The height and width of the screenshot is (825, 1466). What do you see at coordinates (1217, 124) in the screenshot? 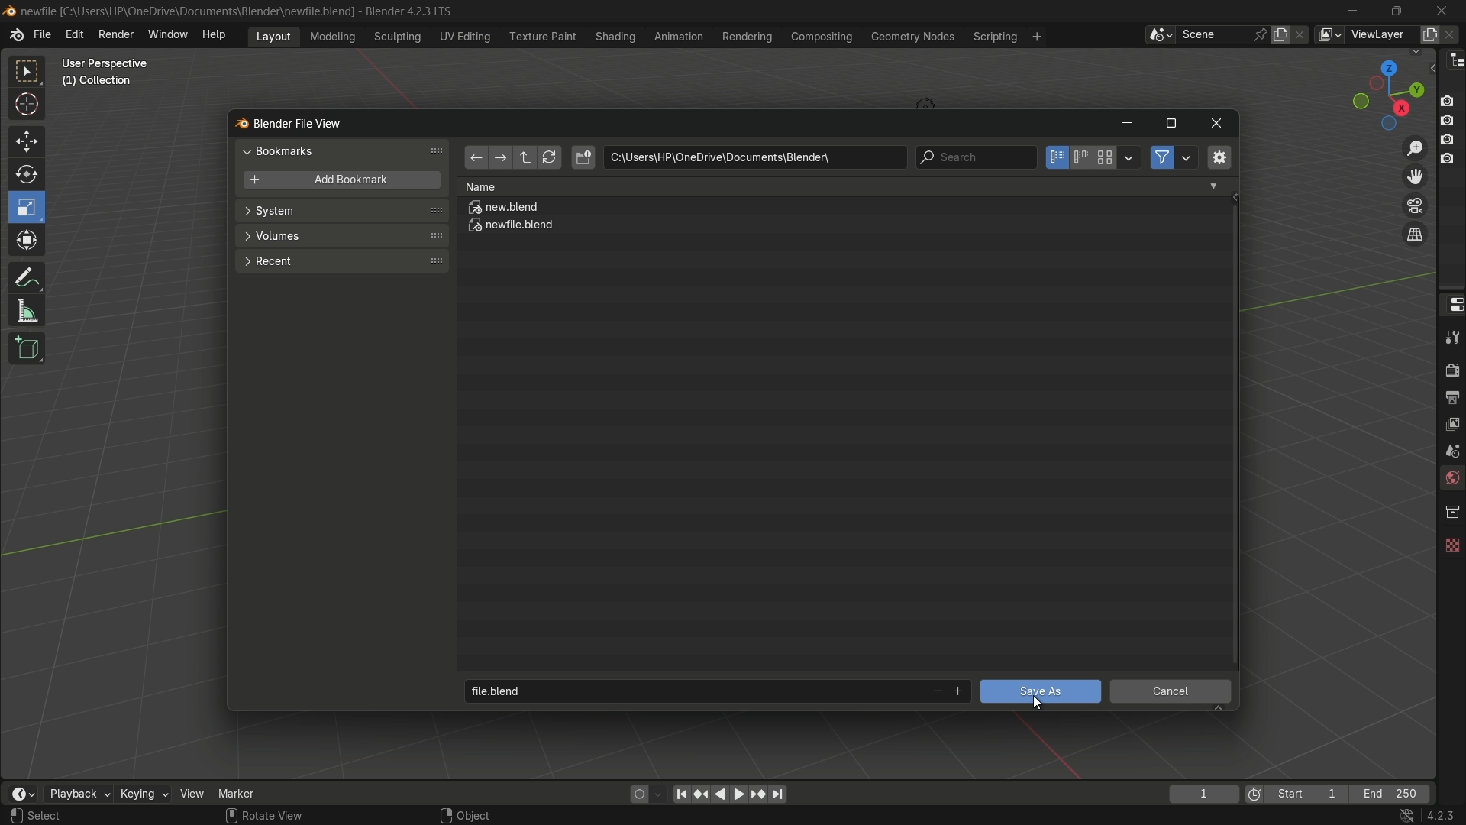
I see `close window` at bounding box center [1217, 124].